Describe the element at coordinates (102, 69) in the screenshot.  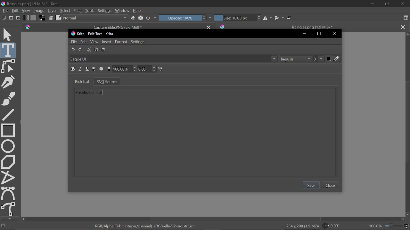
I see `Align center` at that location.